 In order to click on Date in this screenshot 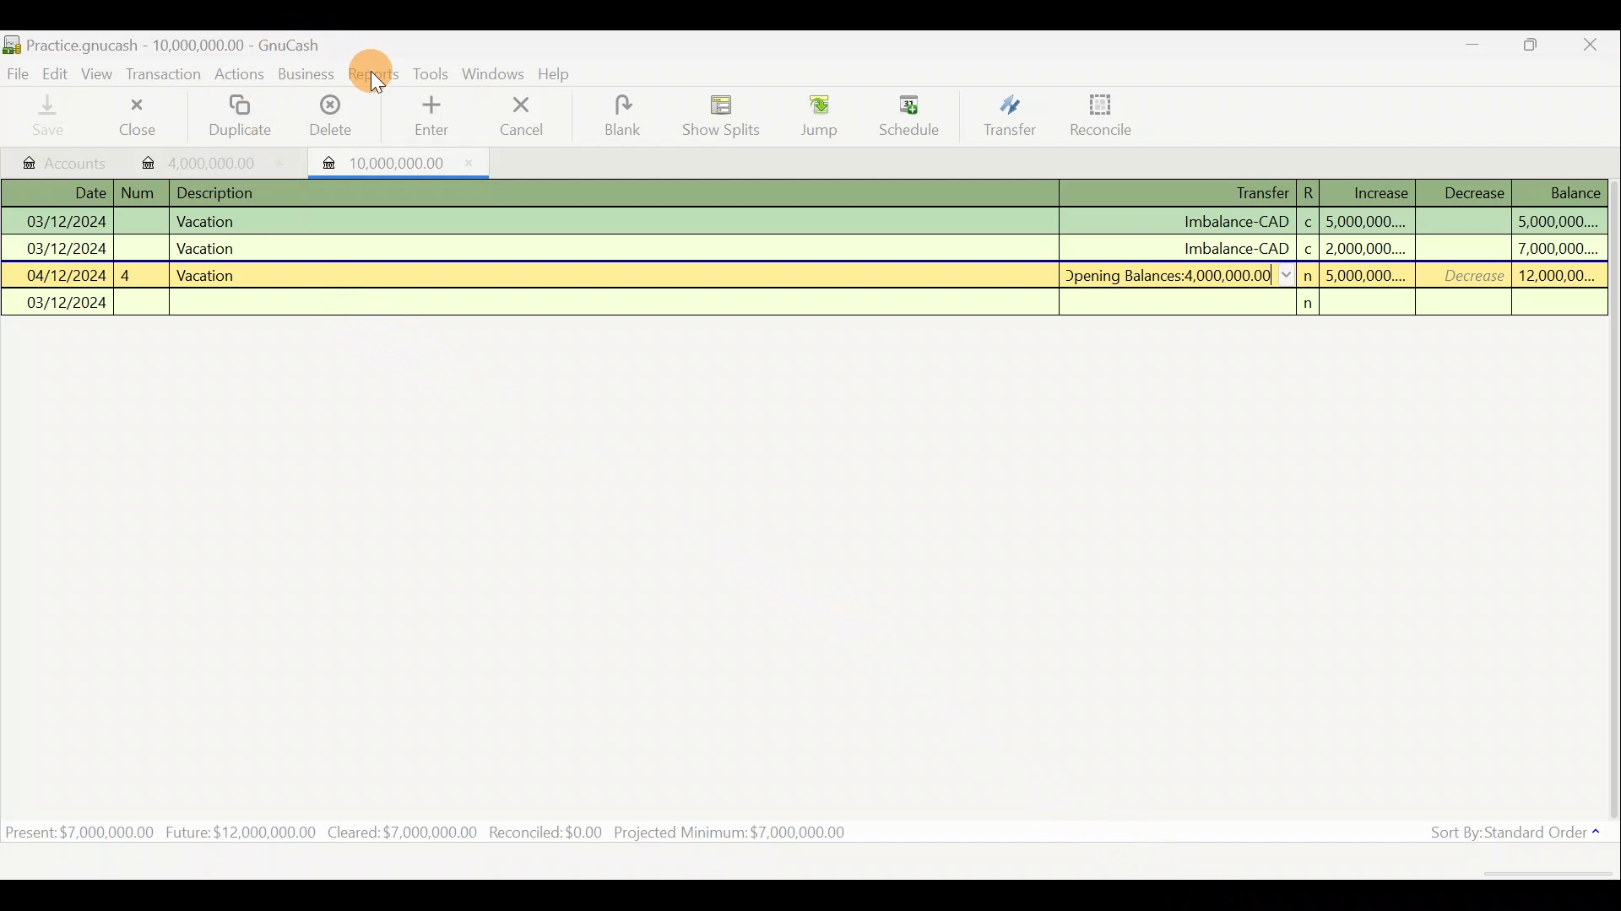, I will do `click(85, 193)`.